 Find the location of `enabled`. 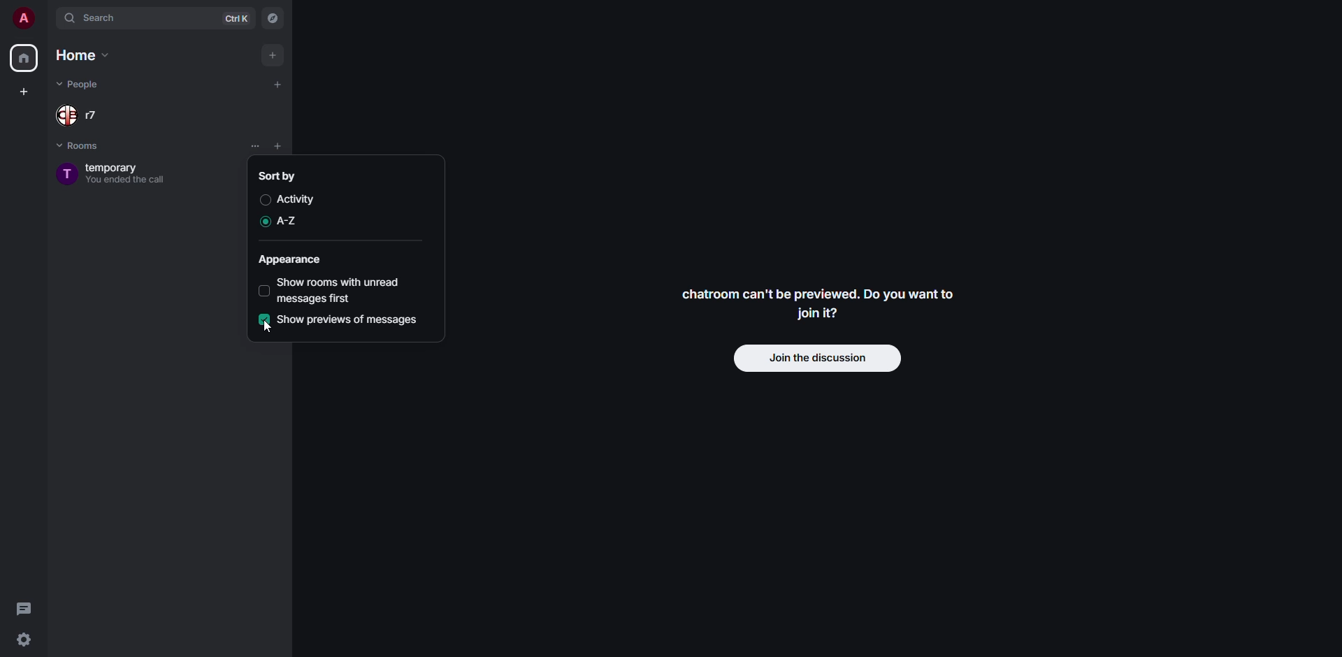

enabled is located at coordinates (263, 319).